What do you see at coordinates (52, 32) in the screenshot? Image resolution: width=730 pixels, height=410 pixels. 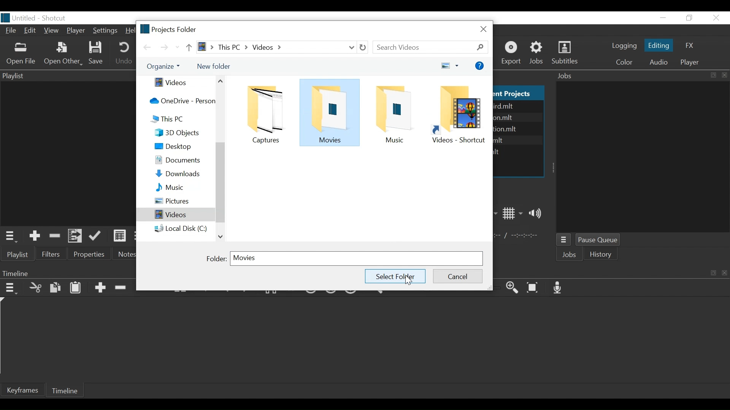 I see `View` at bounding box center [52, 32].